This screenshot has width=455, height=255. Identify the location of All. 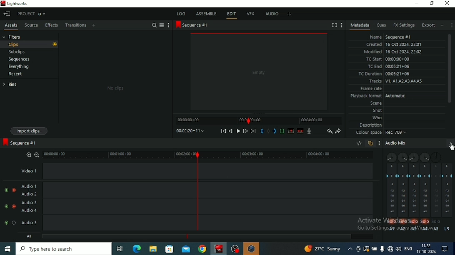
(229, 237).